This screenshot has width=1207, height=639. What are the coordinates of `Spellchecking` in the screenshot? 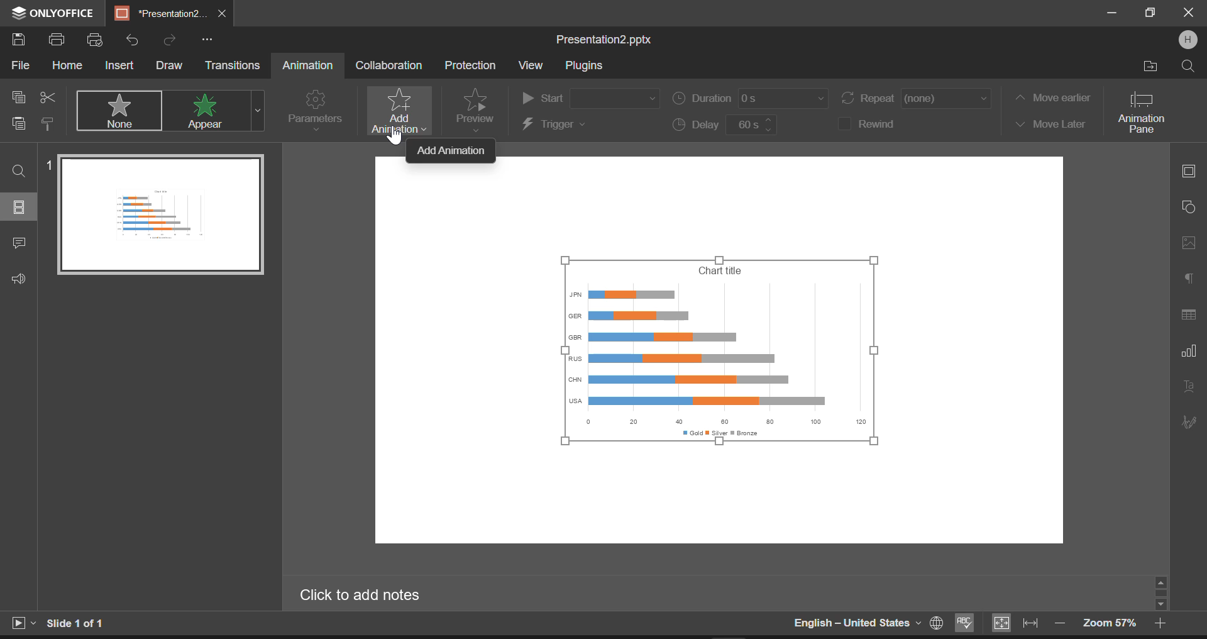 It's located at (965, 624).